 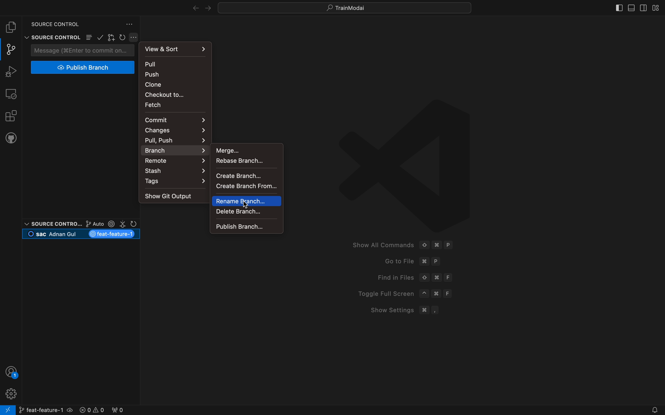 I want to click on stash, so click(x=173, y=171).